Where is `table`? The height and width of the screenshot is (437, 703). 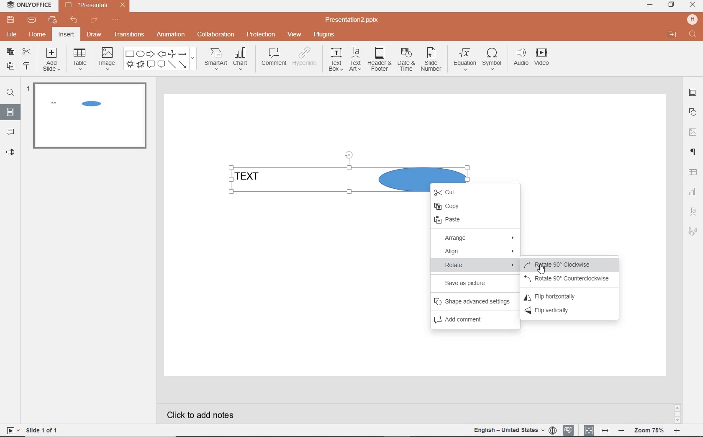 table is located at coordinates (79, 59).